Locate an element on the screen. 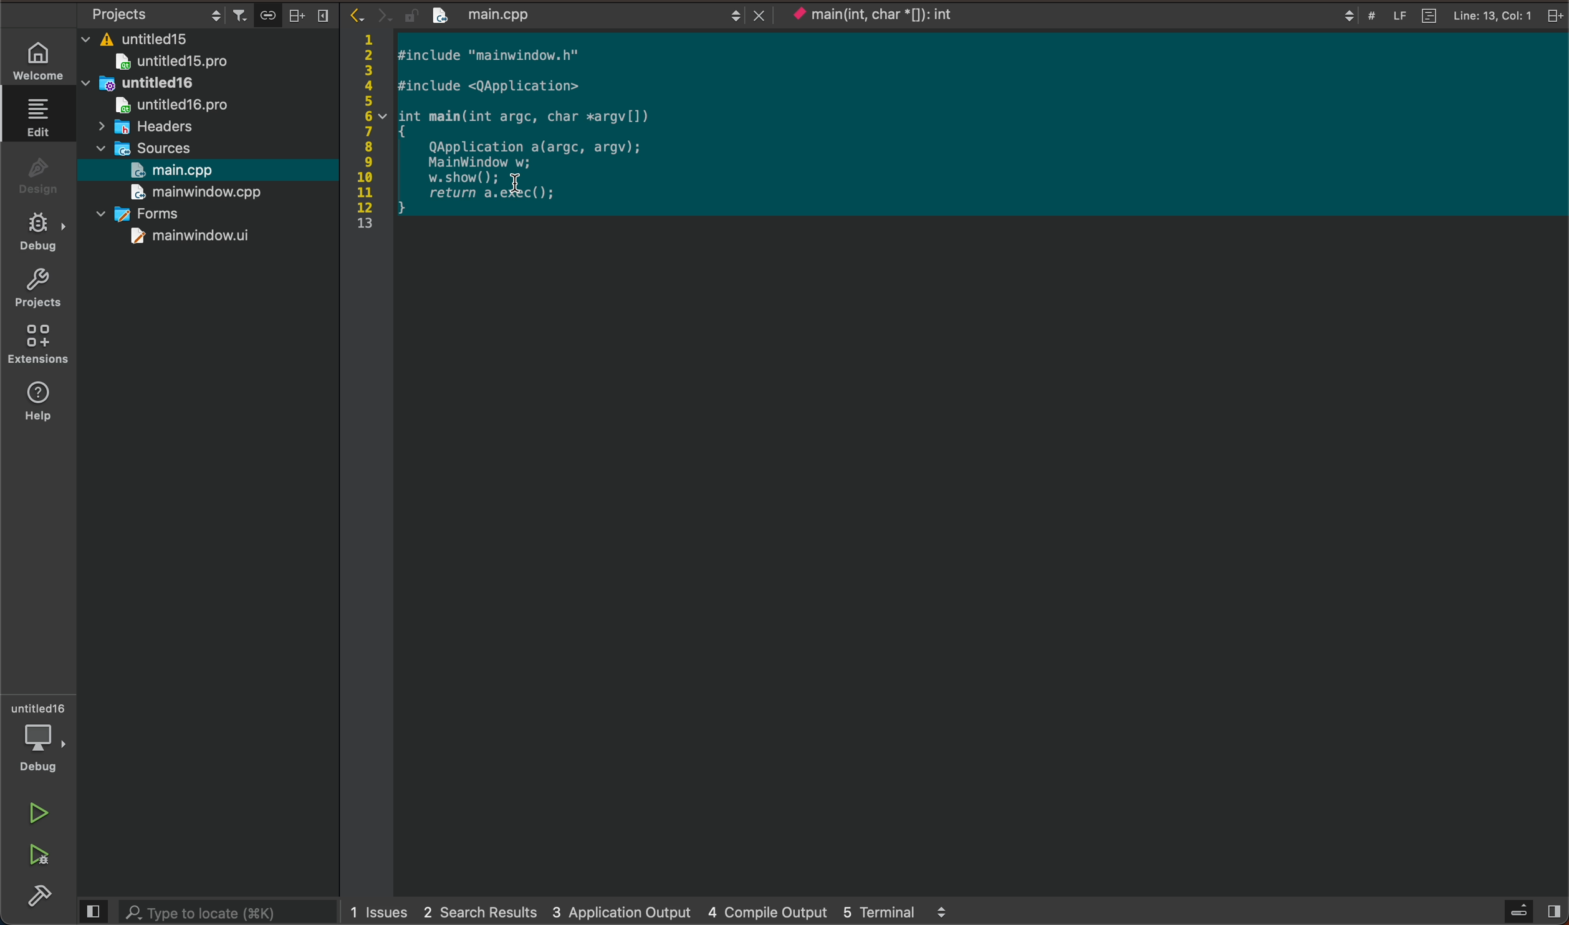 Image resolution: width=1569 pixels, height=925 pixels. split is located at coordinates (295, 14).